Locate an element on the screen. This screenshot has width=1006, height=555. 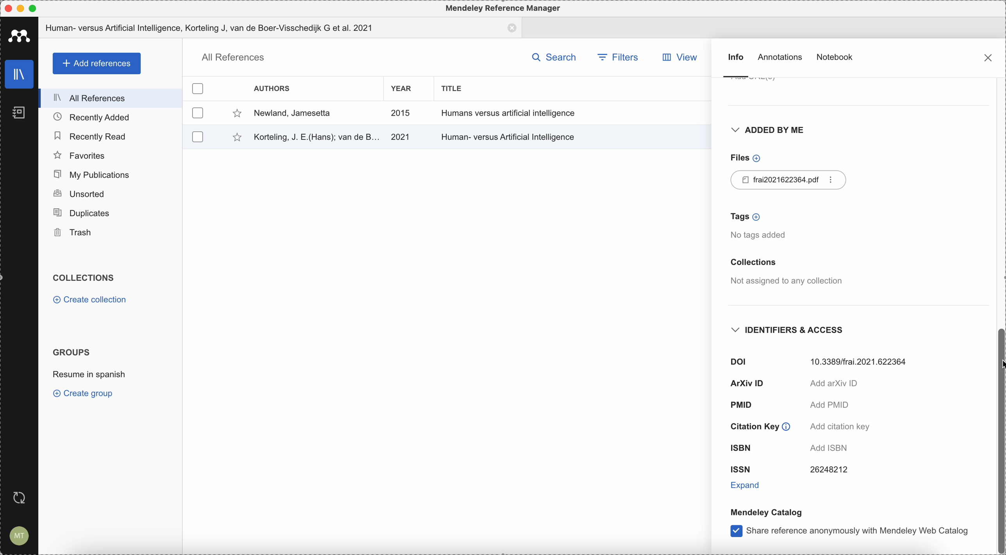
my publications is located at coordinates (112, 175).